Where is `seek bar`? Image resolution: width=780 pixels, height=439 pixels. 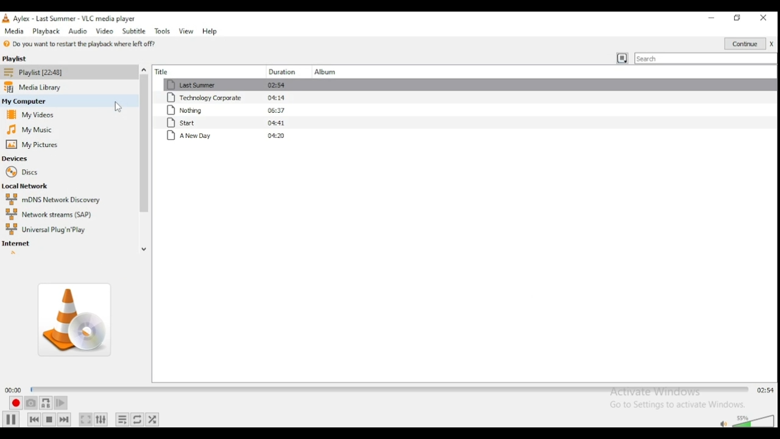 seek bar is located at coordinates (389, 390).